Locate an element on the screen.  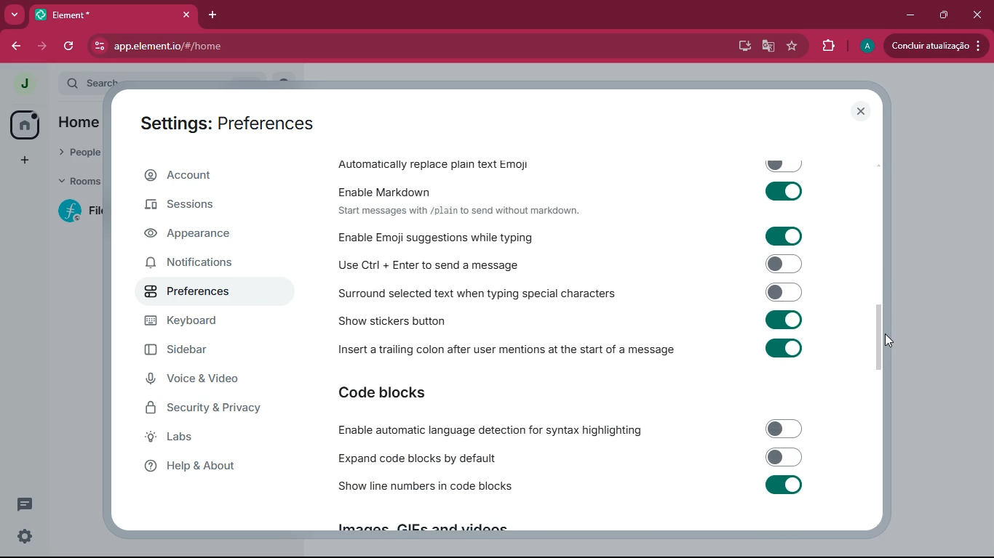
forward is located at coordinates (44, 46).